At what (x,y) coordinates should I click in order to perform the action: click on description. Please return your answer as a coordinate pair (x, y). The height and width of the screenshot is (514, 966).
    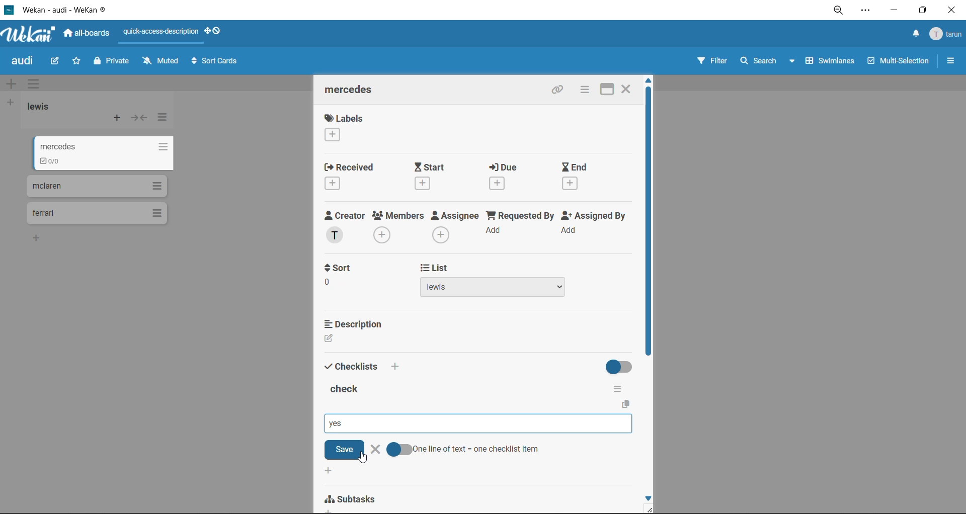
    Looking at the image, I should click on (356, 339).